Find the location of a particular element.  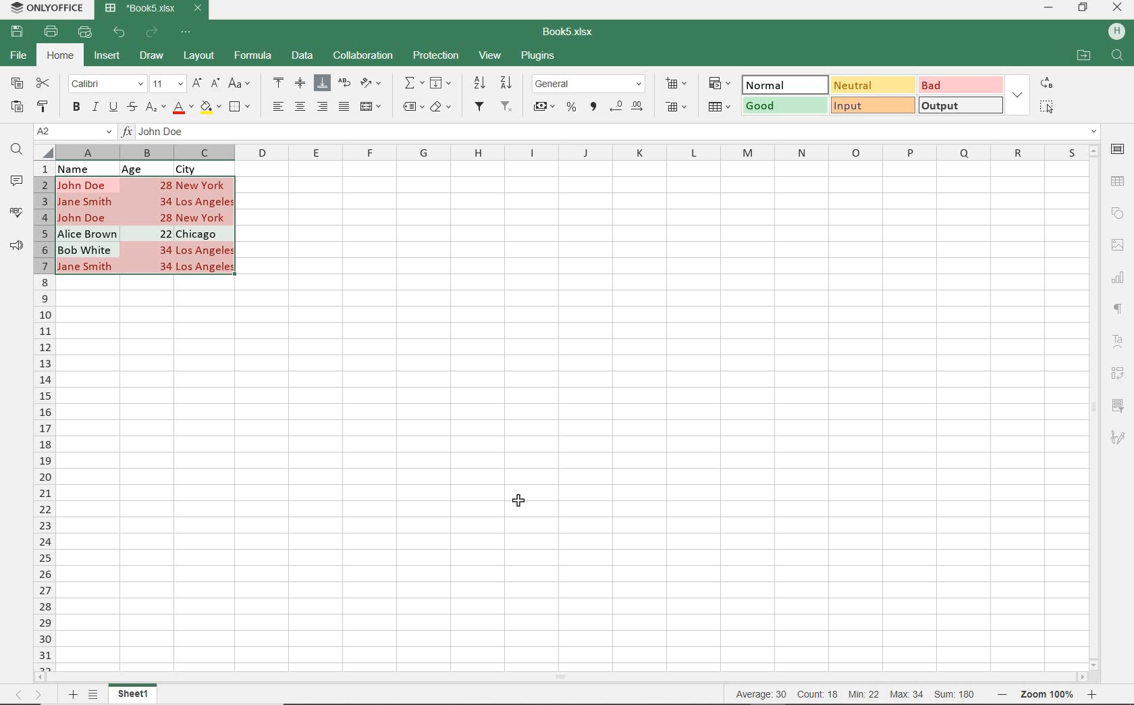

CHANGE CASE is located at coordinates (240, 84).